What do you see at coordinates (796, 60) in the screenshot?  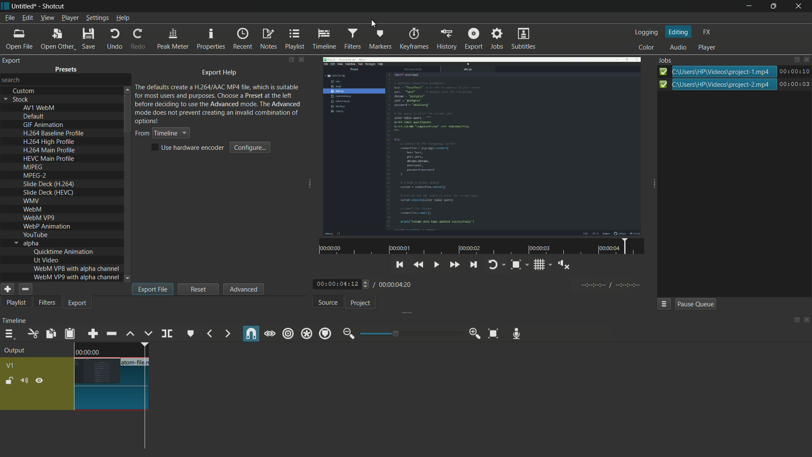 I see `change layout` at bounding box center [796, 60].